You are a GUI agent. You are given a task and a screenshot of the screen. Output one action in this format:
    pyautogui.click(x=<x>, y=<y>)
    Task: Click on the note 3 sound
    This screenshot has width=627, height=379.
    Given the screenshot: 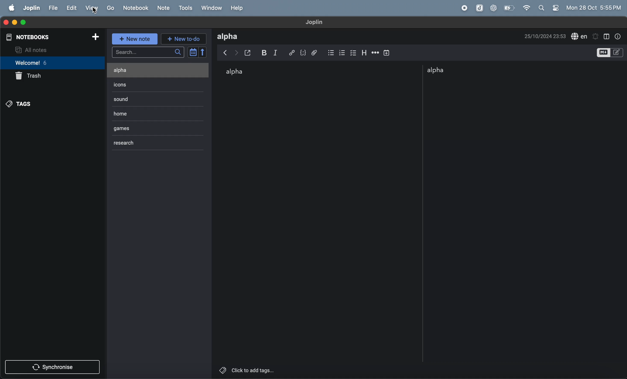 What is the action you would take?
    pyautogui.click(x=135, y=99)
    